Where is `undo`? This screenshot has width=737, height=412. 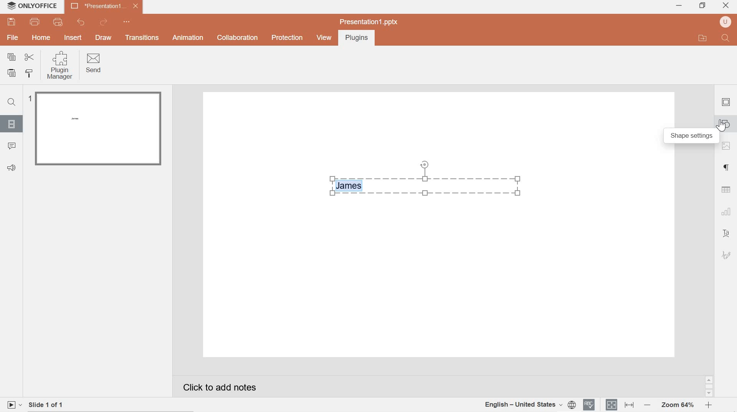 undo is located at coordinates (79, 22).